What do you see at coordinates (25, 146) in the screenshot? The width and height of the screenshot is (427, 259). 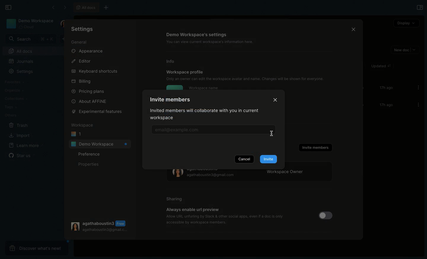 I see `Learn more` at bounding box center [25, 146].